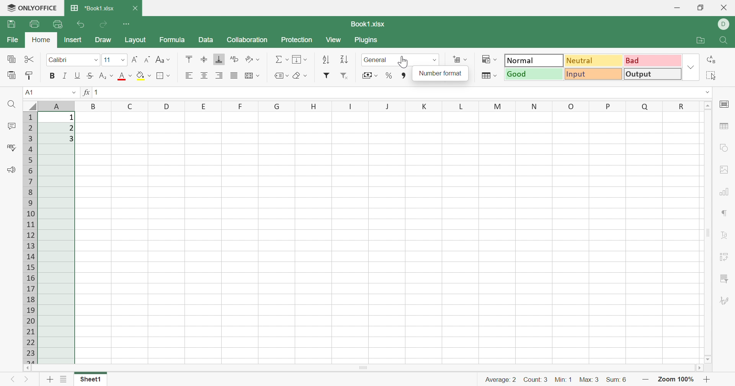  What do you see at coordinates (77, 75) in the screenshot?
I see `Underline` at bounding box center [77, 75].